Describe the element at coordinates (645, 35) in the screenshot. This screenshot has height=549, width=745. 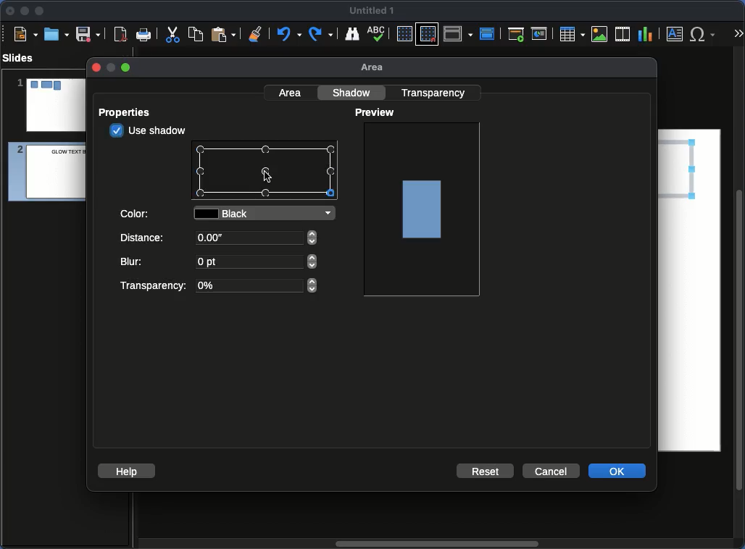
I see `Chart` at that location.